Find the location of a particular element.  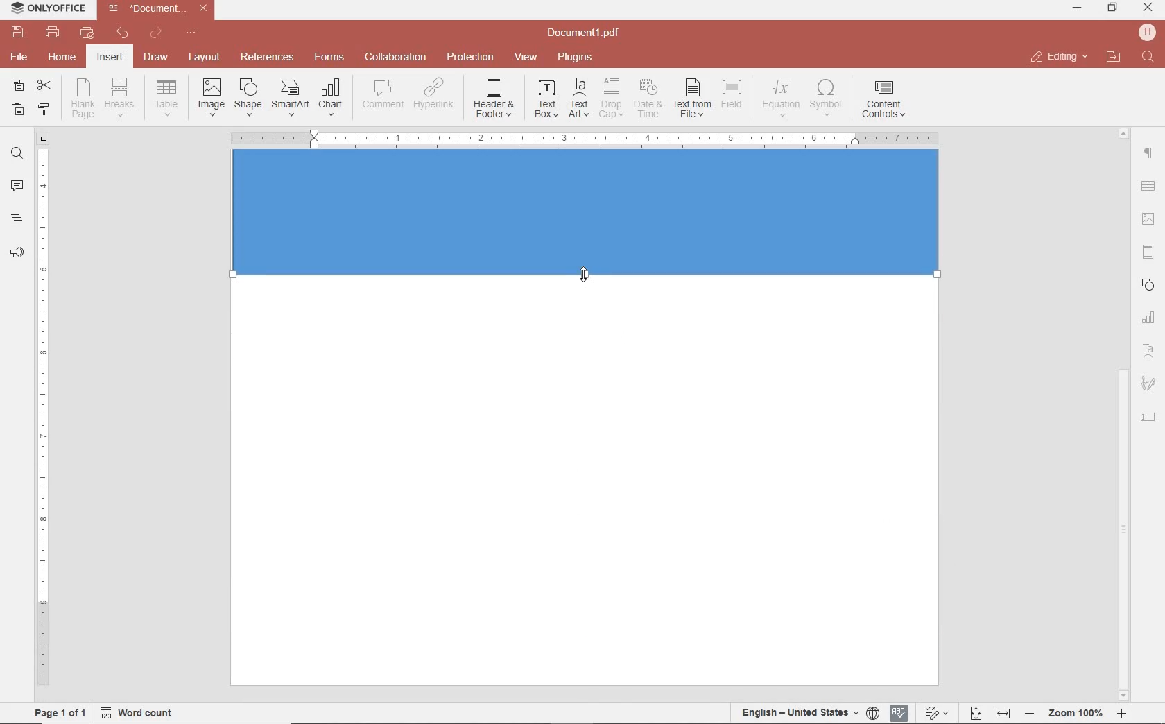

INSERT PAGE OR SECTION BREAK is located at coordinates (119, 98).